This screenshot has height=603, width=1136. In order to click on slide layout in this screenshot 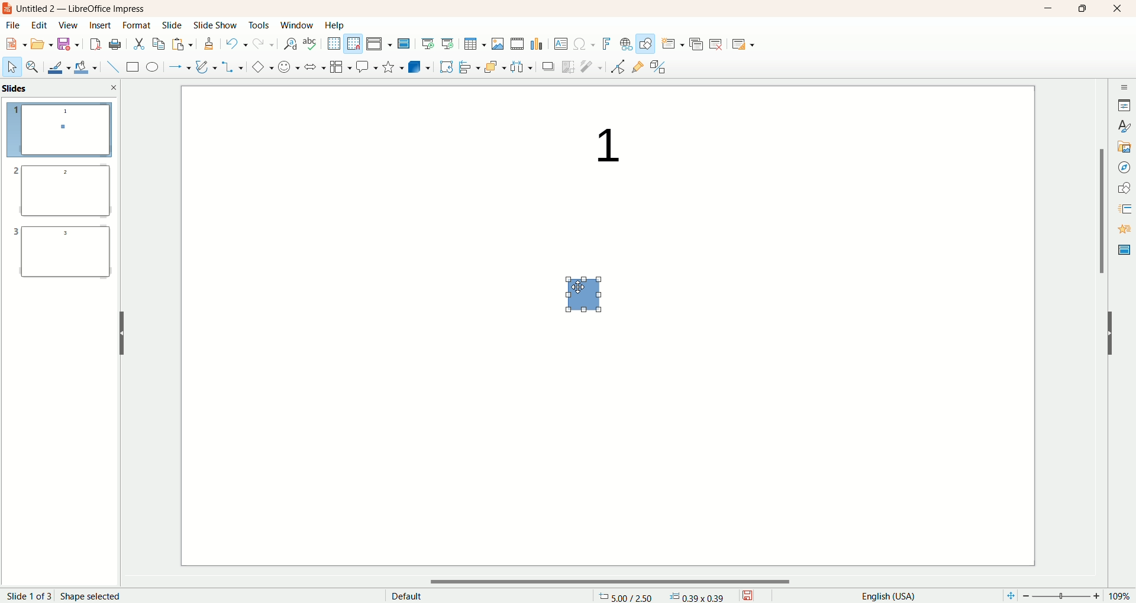, I will do `click(751, 46)`.